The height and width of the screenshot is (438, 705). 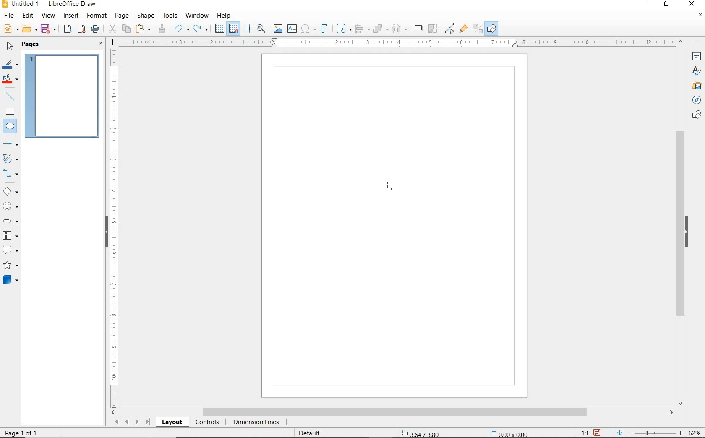 I want to click on LAYOUT, so click(x=172, y=423).